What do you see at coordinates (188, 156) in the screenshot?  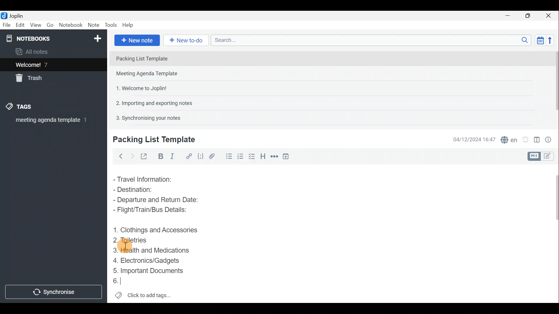 I see `Hyperlink` at bounding box center [188, 156].